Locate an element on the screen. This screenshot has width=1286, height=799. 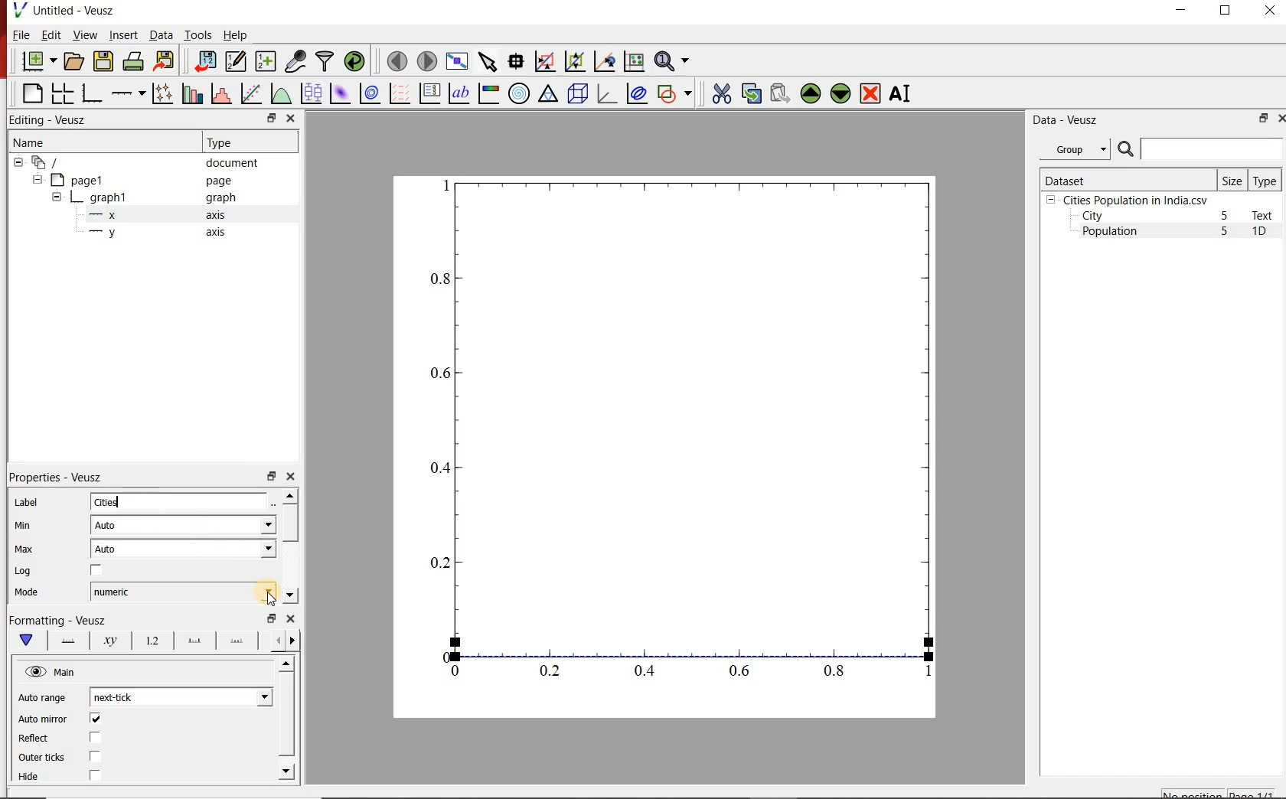
scrollbar is located at coordinates (288, 719).